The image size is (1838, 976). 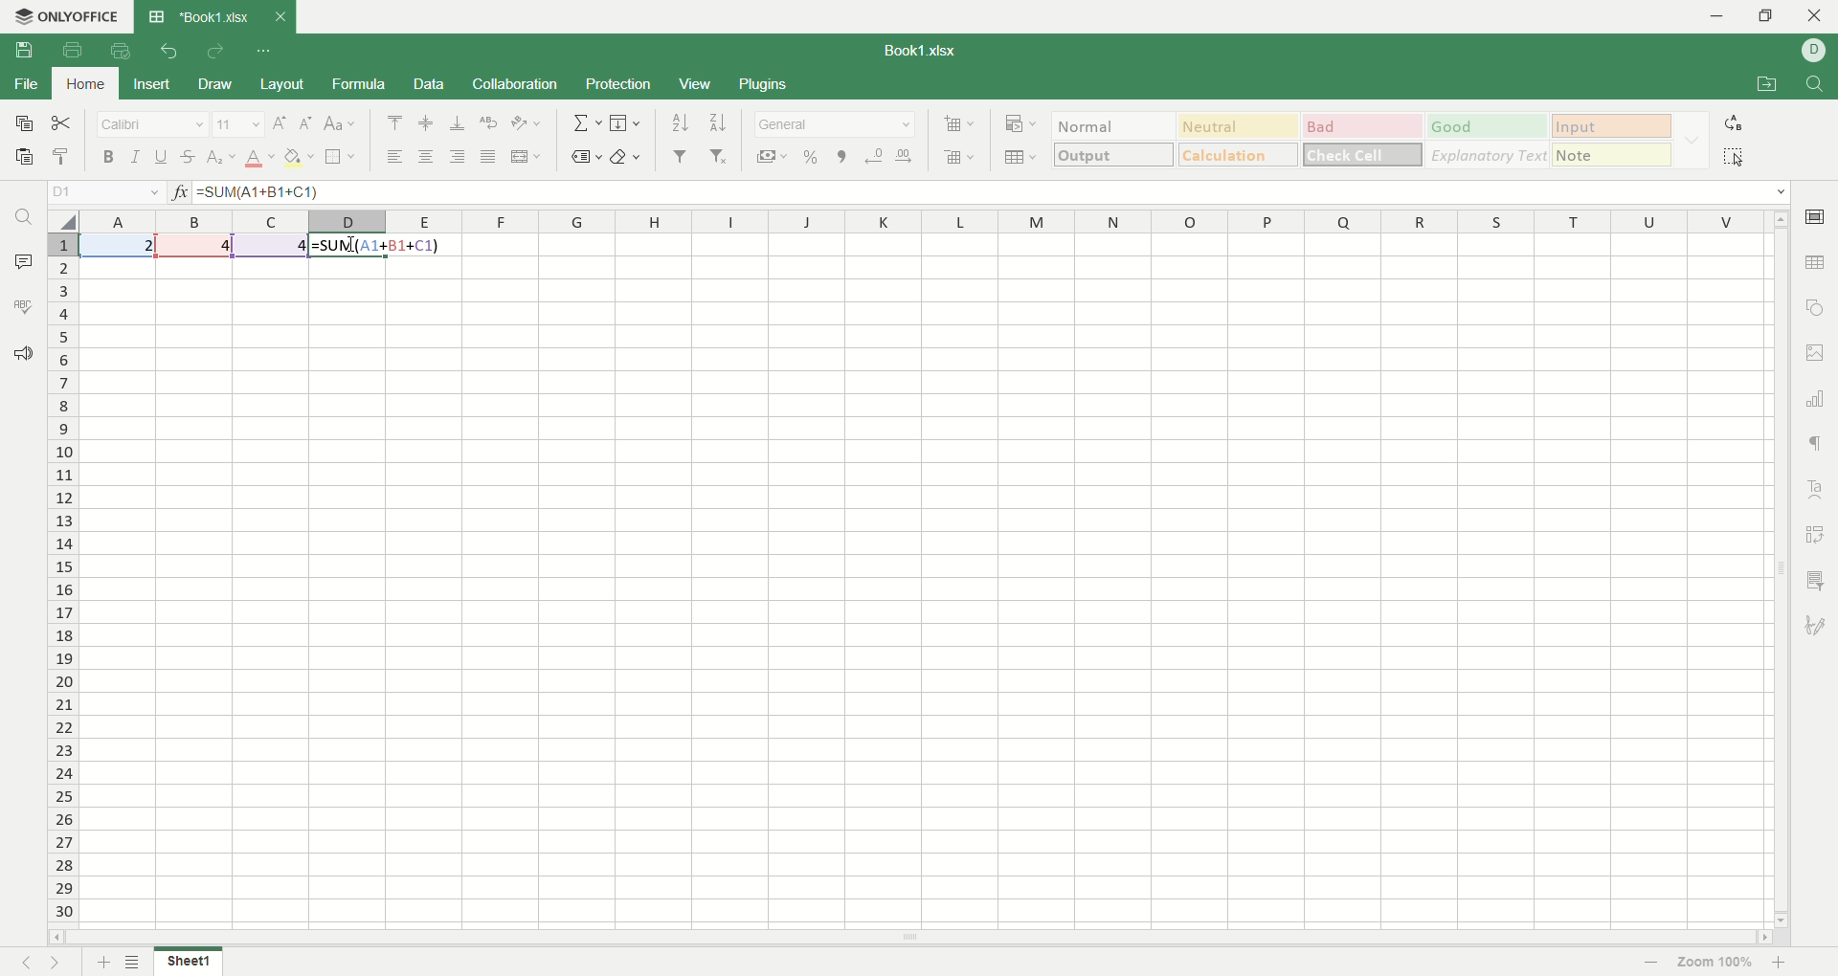 I want to click on protection, so click(x=619, y=86).